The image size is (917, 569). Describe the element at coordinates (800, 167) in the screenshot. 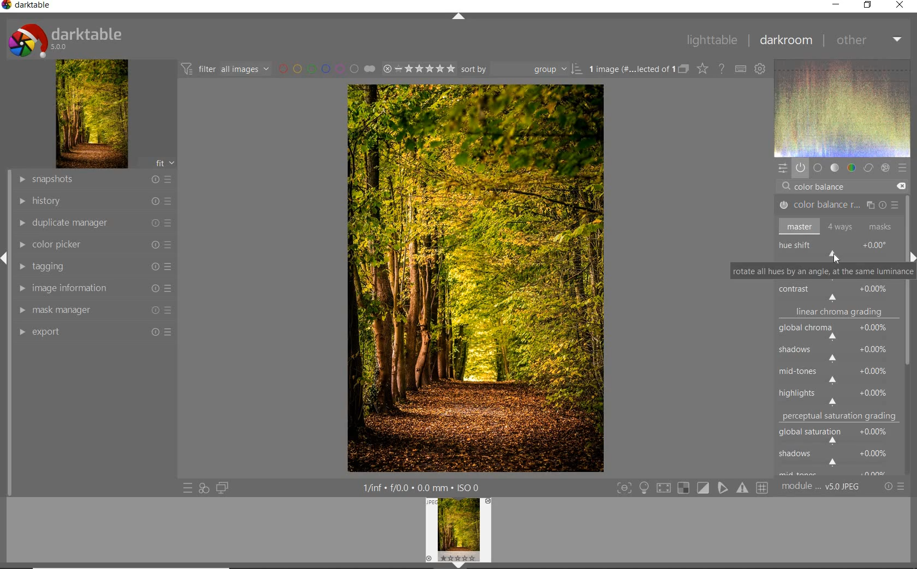

I see `show only active module` at that location.